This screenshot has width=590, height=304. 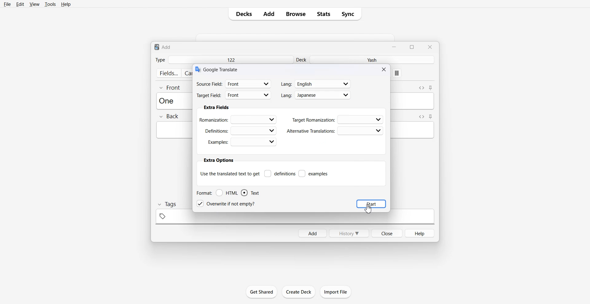 What do you see at coordinates (298, 292) in the screenshot?
I see `Create Deck` at bounding box center [298, 292].